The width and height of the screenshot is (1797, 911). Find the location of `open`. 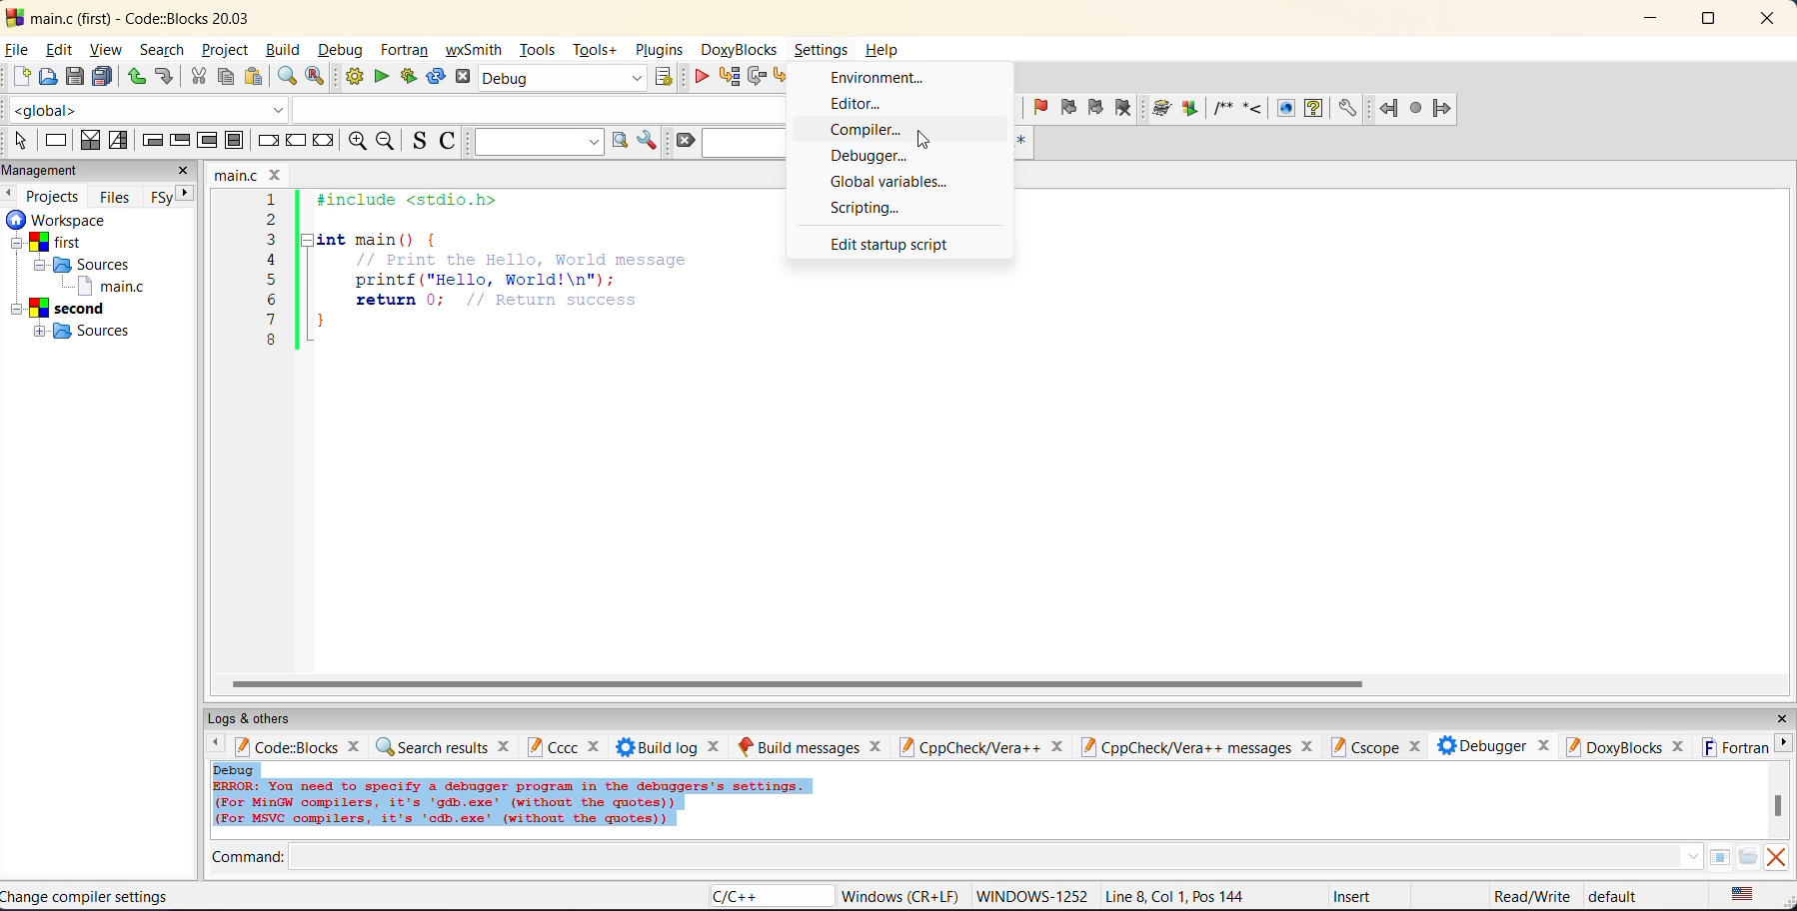

open is located at coordinates (50, 78).